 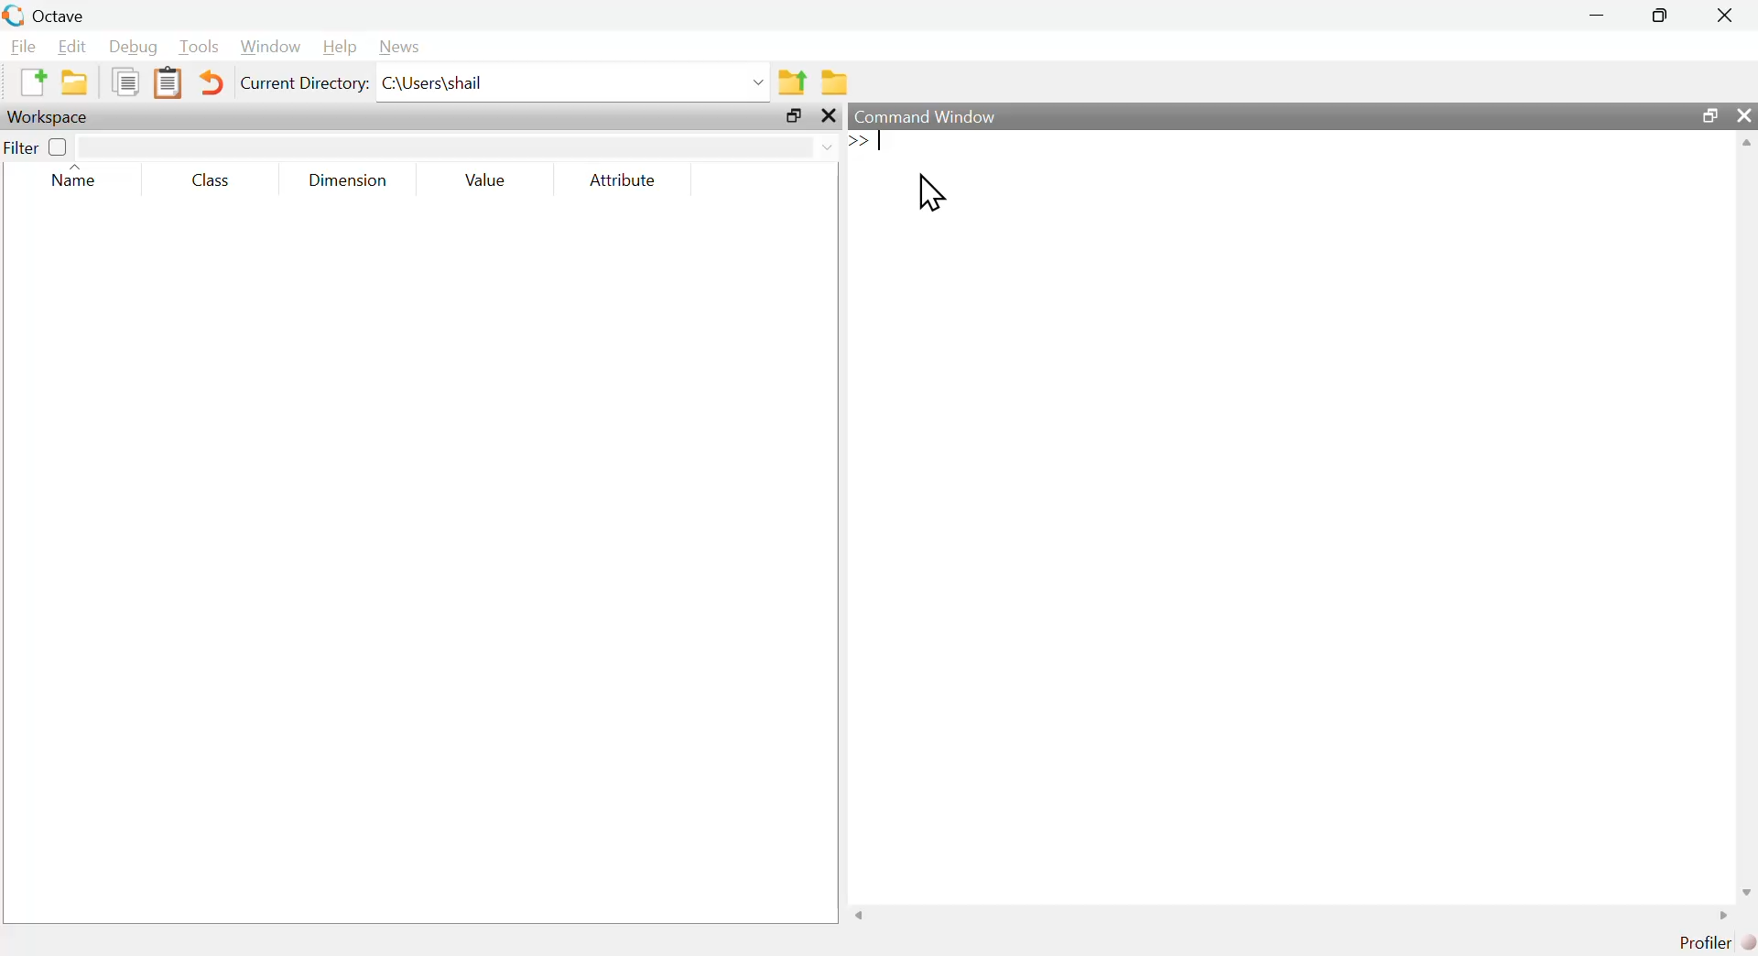 I want to click on News, so click(x=406, y=47).